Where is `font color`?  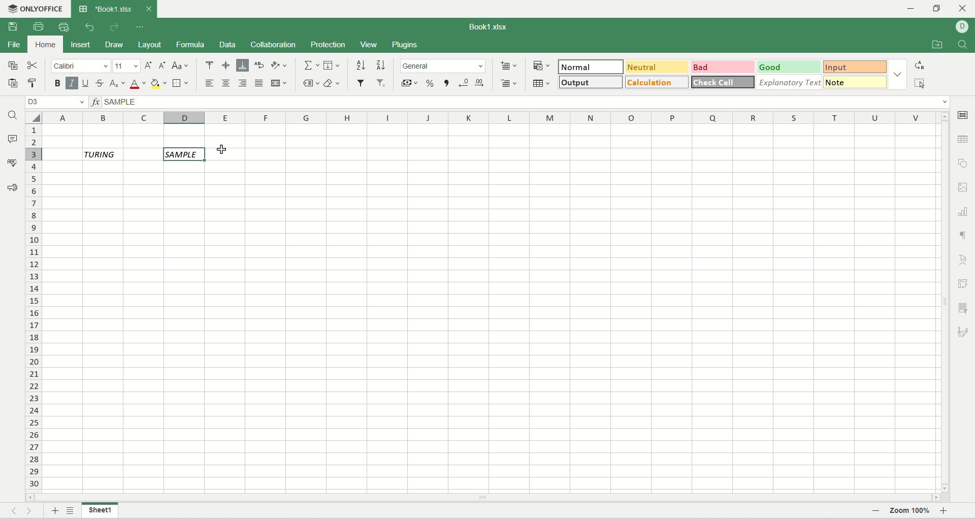
font color is located at coordinates (138, 84).